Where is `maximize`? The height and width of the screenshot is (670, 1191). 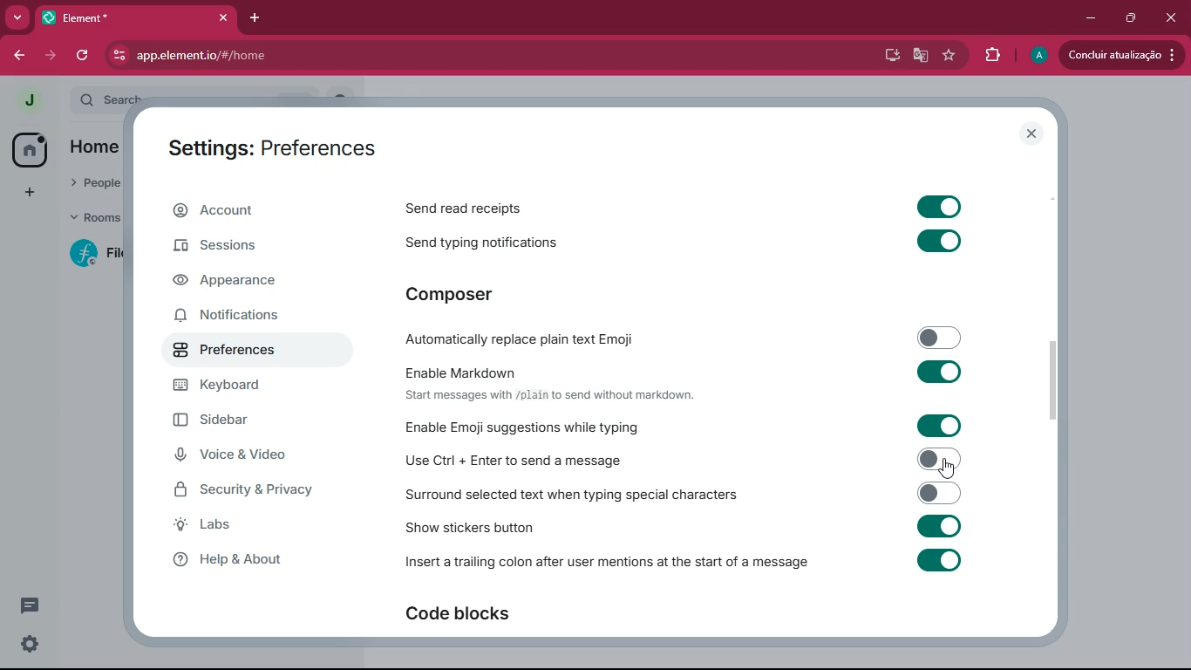
maximize is located at coordinates (1127, 18).